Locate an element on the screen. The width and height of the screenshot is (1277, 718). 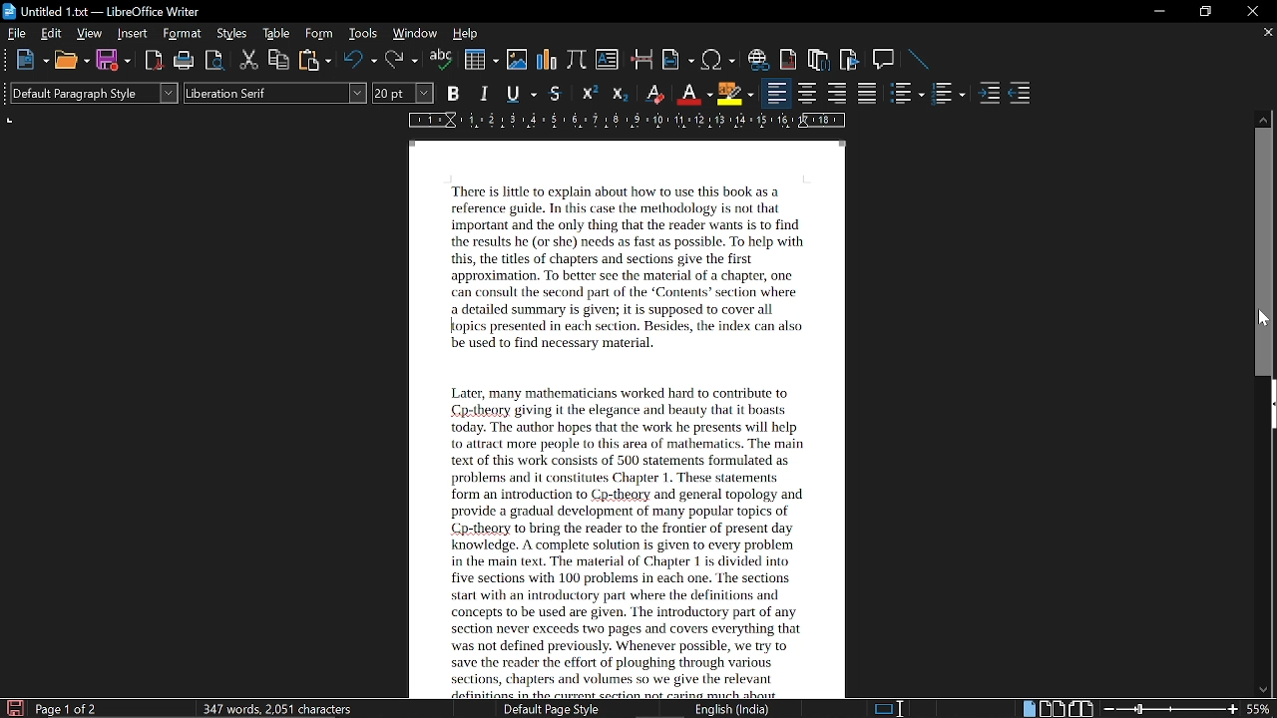
styles is located at coordinates (231, 34).